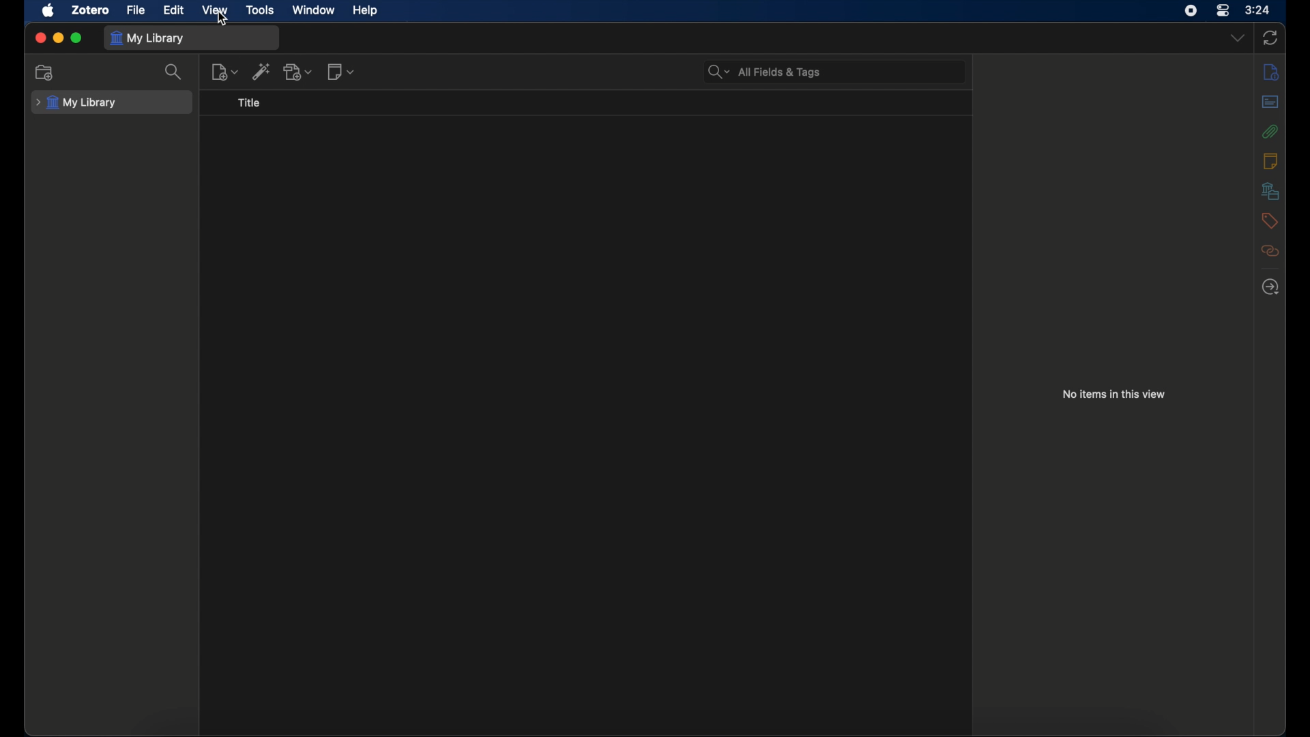  I want to click on window, so click(314, 9).